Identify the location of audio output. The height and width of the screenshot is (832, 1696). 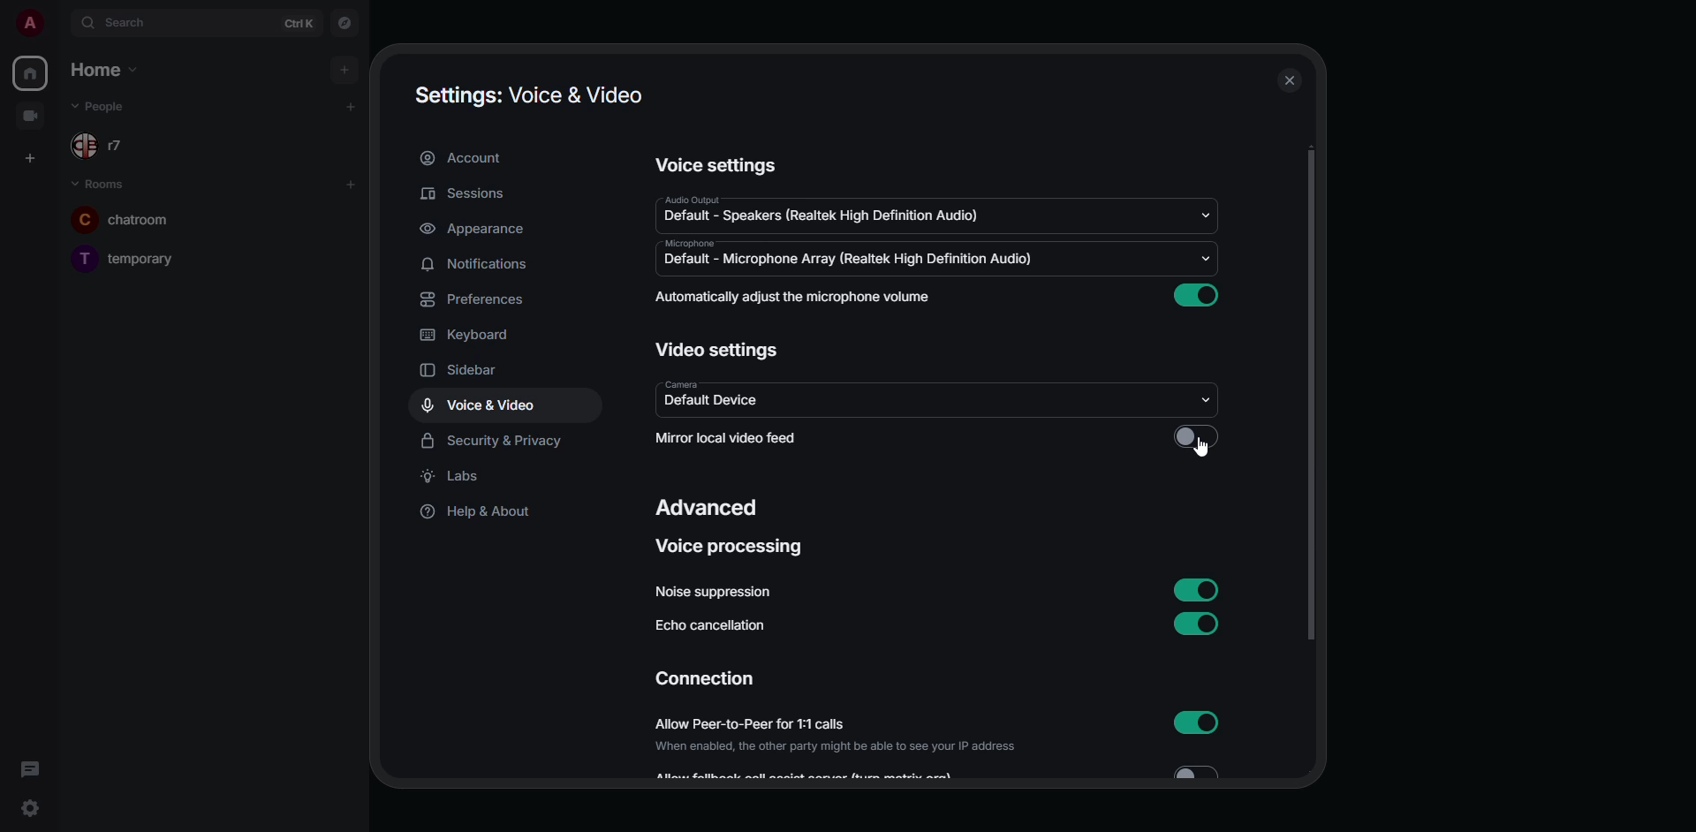
(687, 197).